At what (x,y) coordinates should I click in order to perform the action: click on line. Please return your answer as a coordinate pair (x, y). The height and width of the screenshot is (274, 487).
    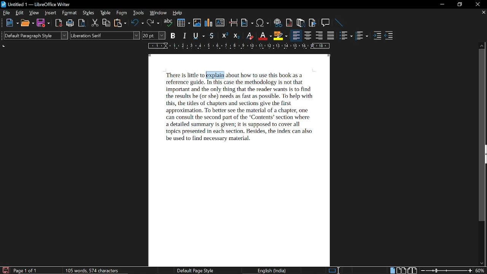
    Looking at the image, I should click on (339, 22).